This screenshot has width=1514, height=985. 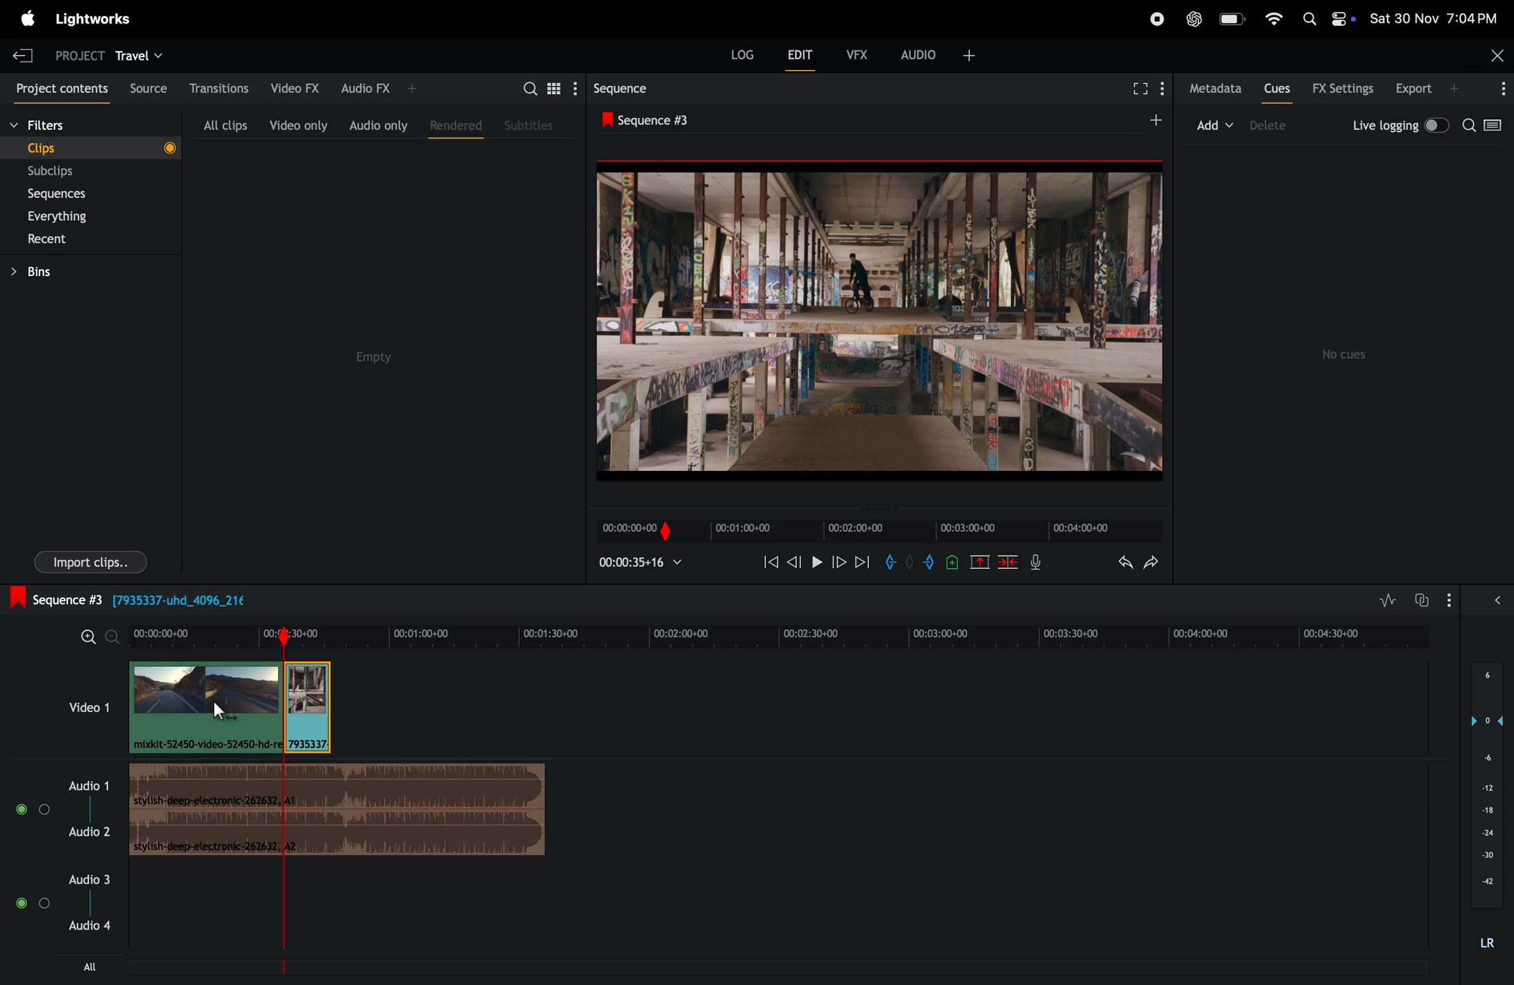 I want to click on delete, so click(x=1009, y=562).